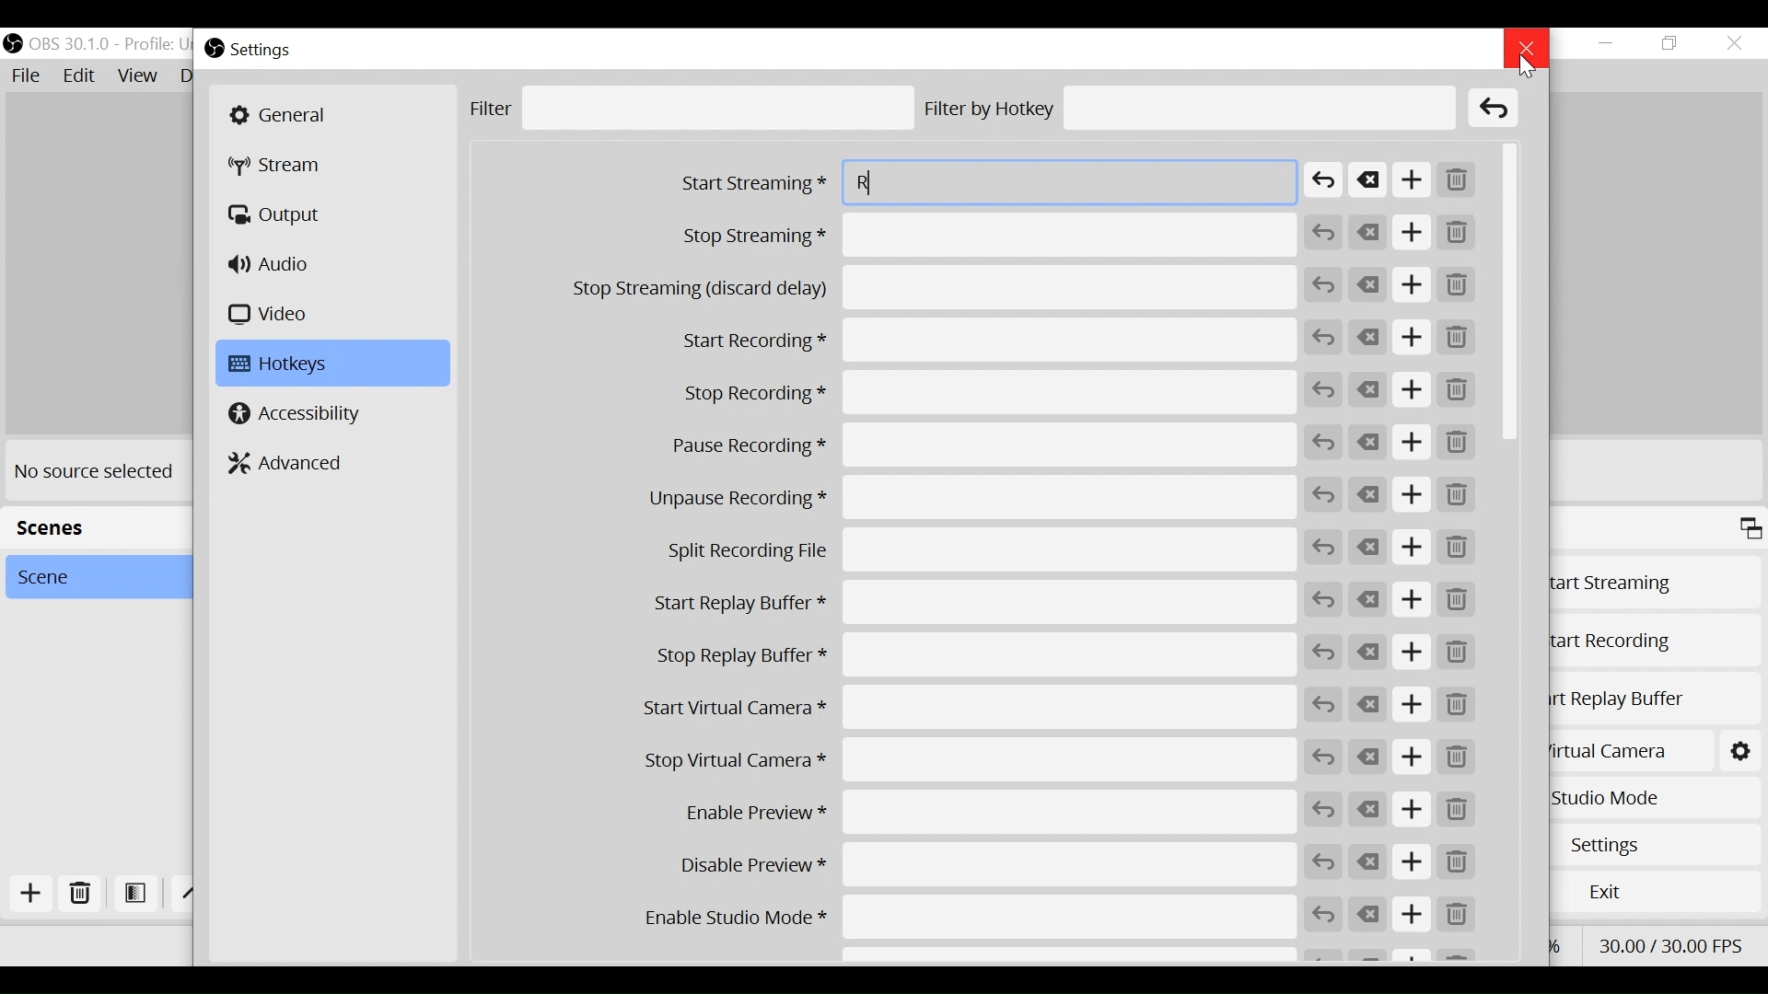 Image resolution: width=1768 pixels, height=994 pixels. I want to click on Clear, so click(1368, 285).